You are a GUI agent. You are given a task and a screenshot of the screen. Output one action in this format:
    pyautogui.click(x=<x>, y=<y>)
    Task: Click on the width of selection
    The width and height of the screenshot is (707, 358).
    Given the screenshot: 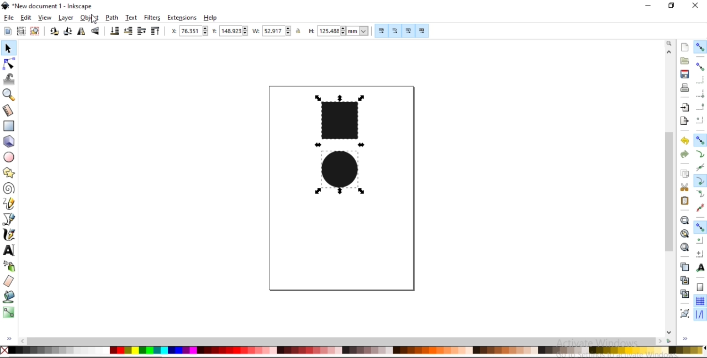 What is the action you would take?
    pyautogui.click(x=273, y=31)
    